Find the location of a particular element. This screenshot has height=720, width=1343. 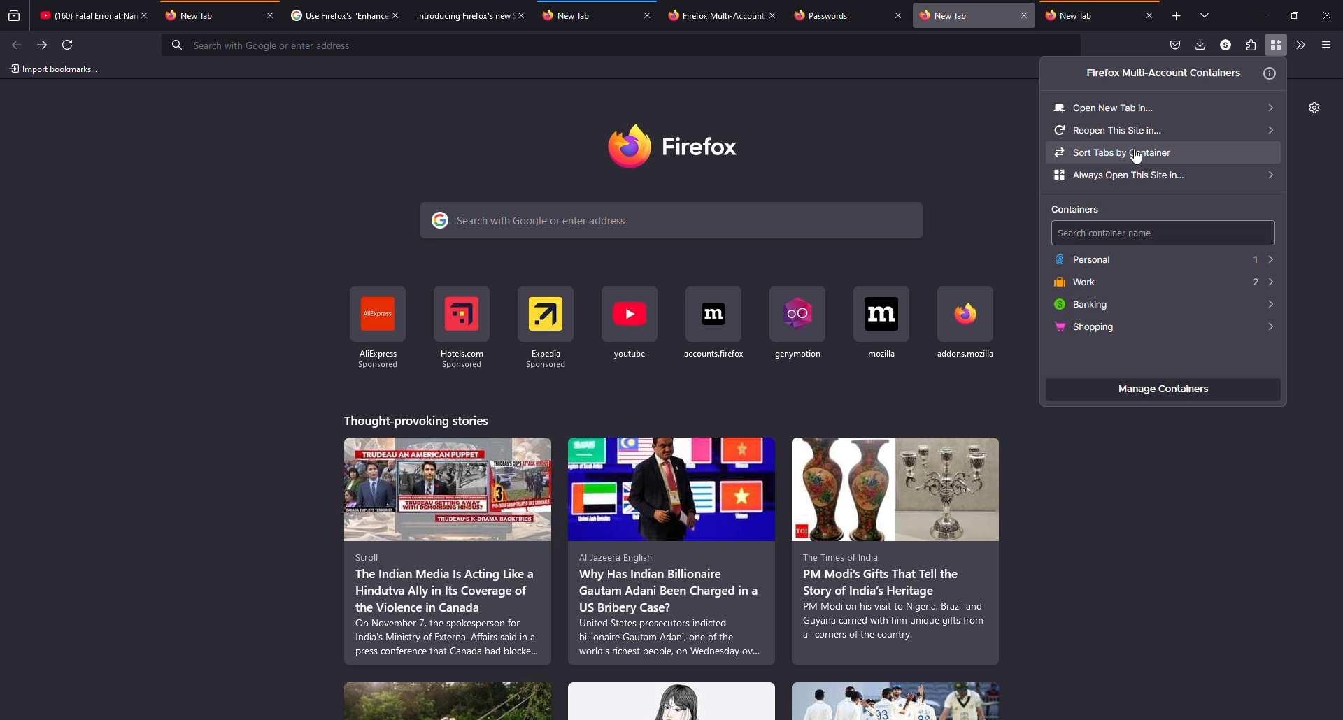

refresh is located at coordinates (70, 44).